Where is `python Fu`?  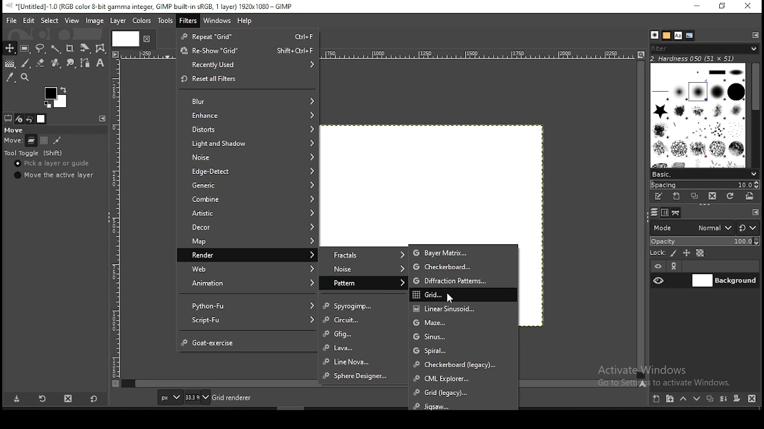
python Fu is located at coordinates (248, 305).